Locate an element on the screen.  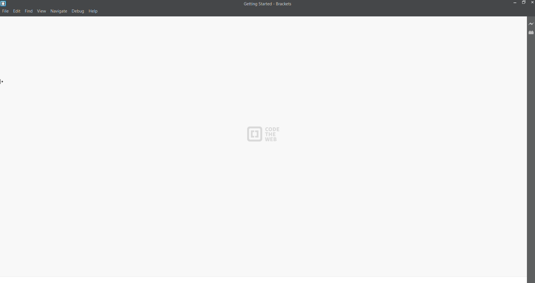
debug is located at coordinates (78, 11).